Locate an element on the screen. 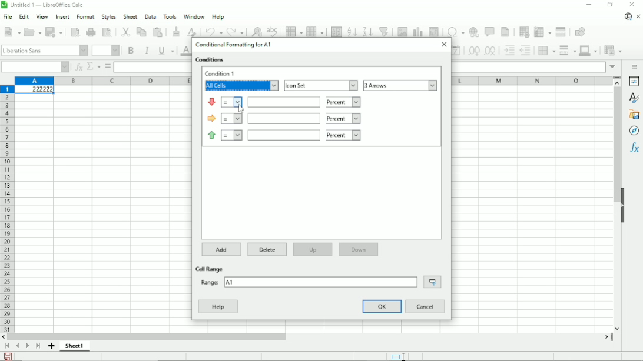  Define print area is located at coordinates (523, 31).